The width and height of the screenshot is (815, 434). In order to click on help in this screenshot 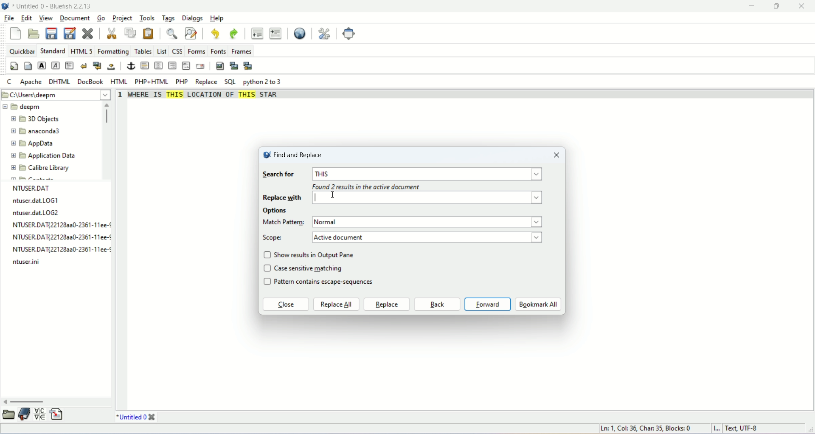, I will do `click(216, 18)`.